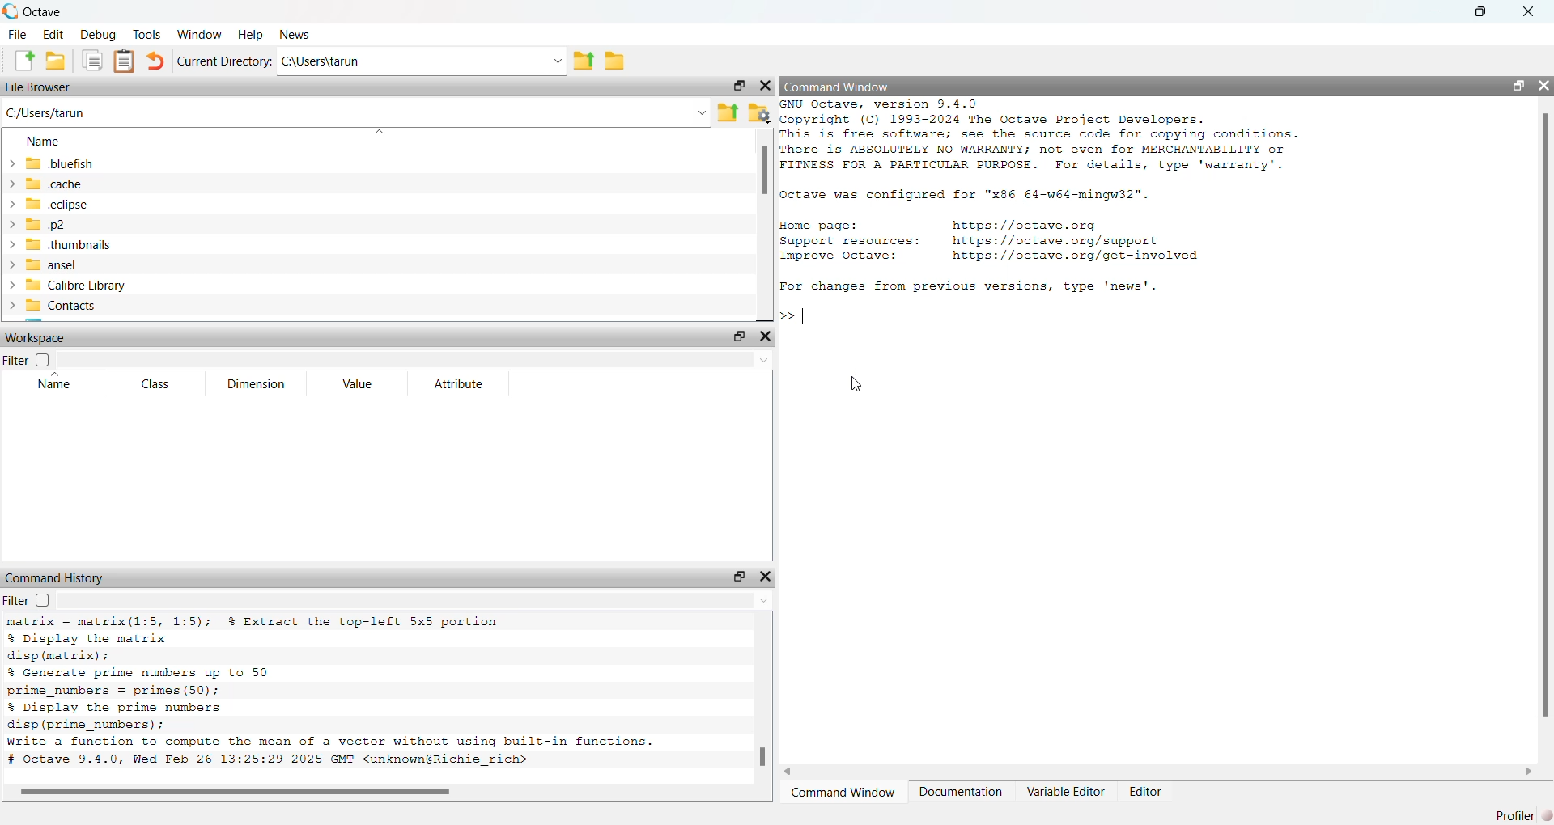 This screenshot has height=825, width=1554. Describe the element at coordinates (615, 61) in the screenshot. I see `folder` at that location.